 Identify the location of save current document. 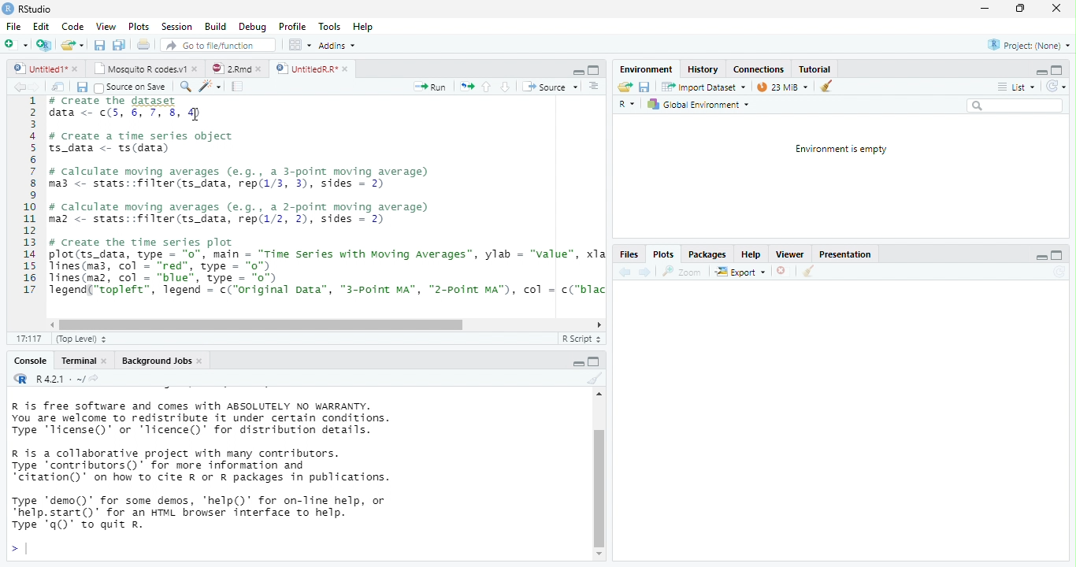
(645, 87).